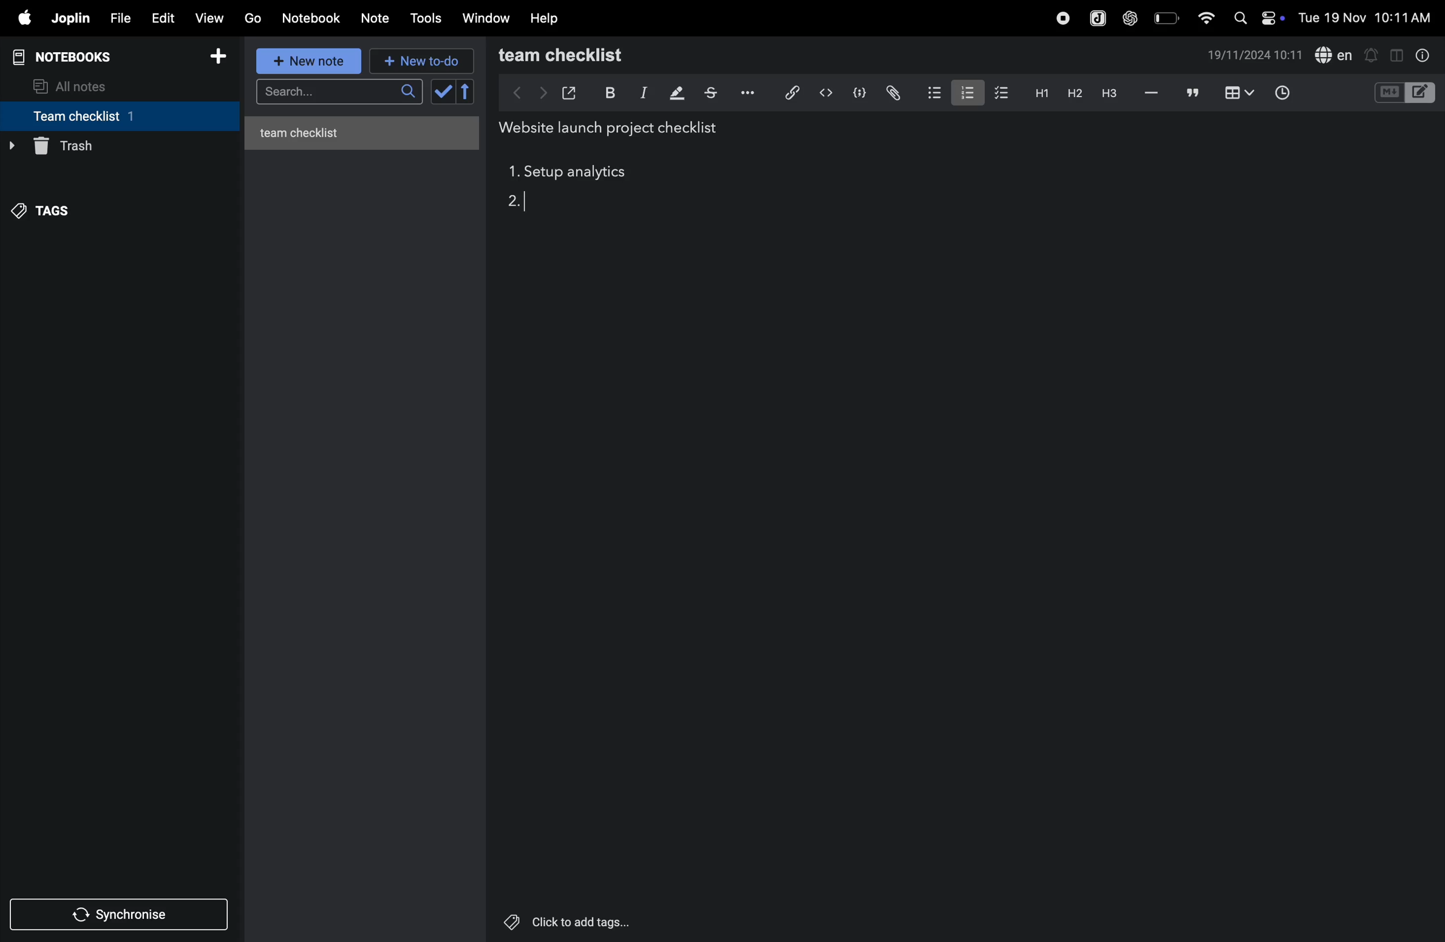 Image resolution: width=1445 pixels, height=942 pixels. Describe the element at coordinates (710, 93) in the screenshot. I see `strike through` at that location.